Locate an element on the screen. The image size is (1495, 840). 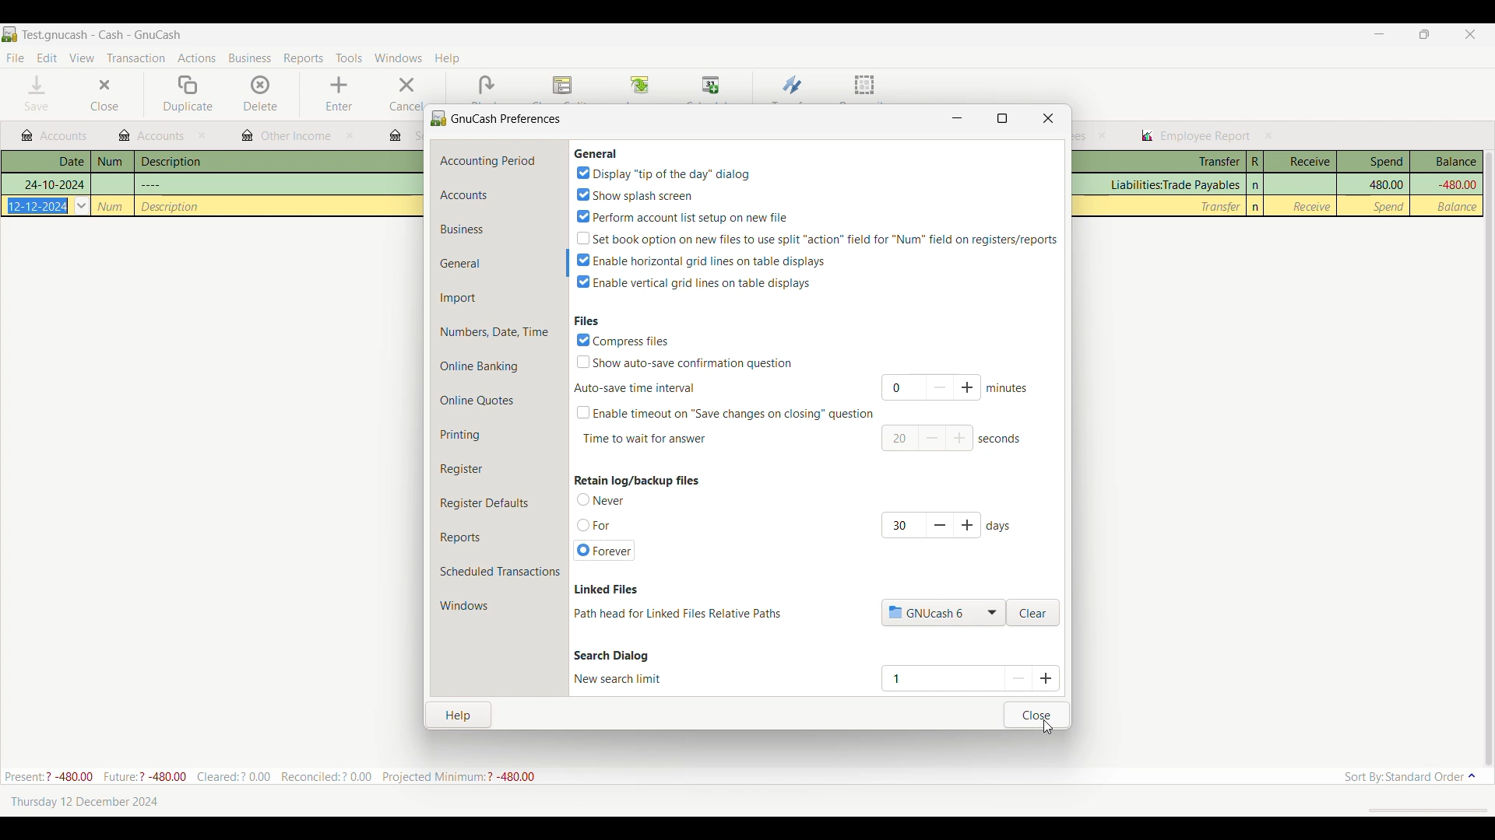
Actions menu is located at coordinates (197, 58).